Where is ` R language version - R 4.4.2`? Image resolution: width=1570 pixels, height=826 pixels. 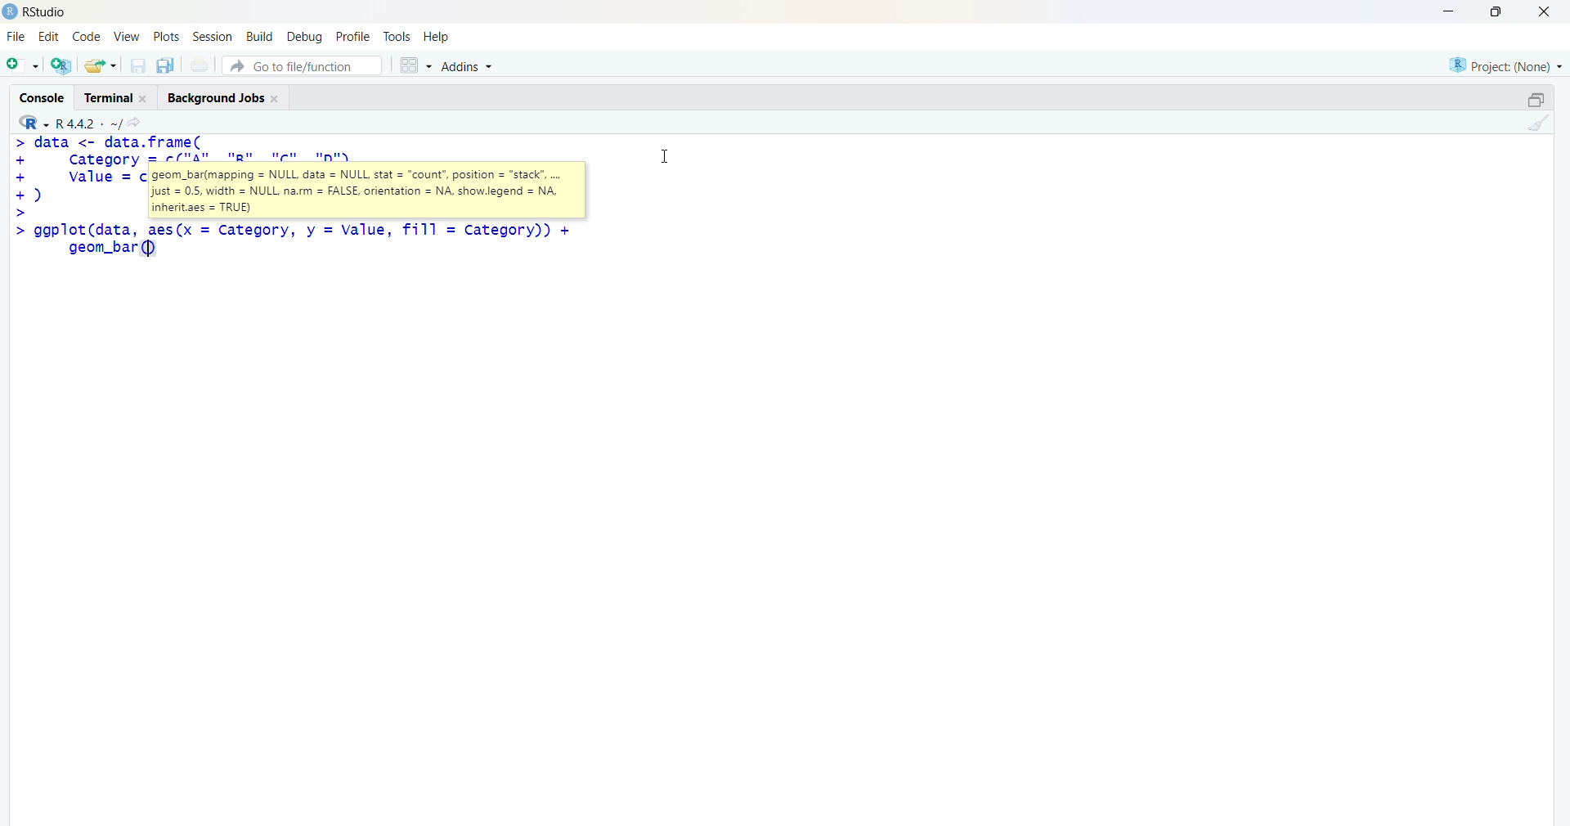
 R language version - R 4.4.2 is located at coordinates (88, 122).